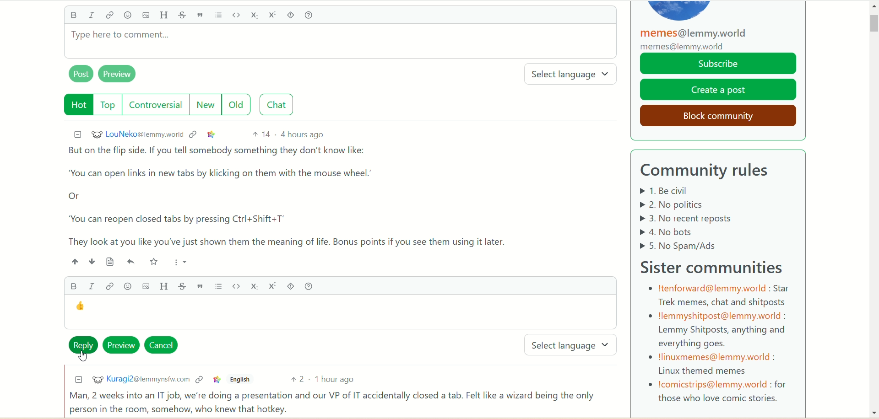 The width and height of the screenshot is (879, 419). I want to click on chat, so click(280, 105).